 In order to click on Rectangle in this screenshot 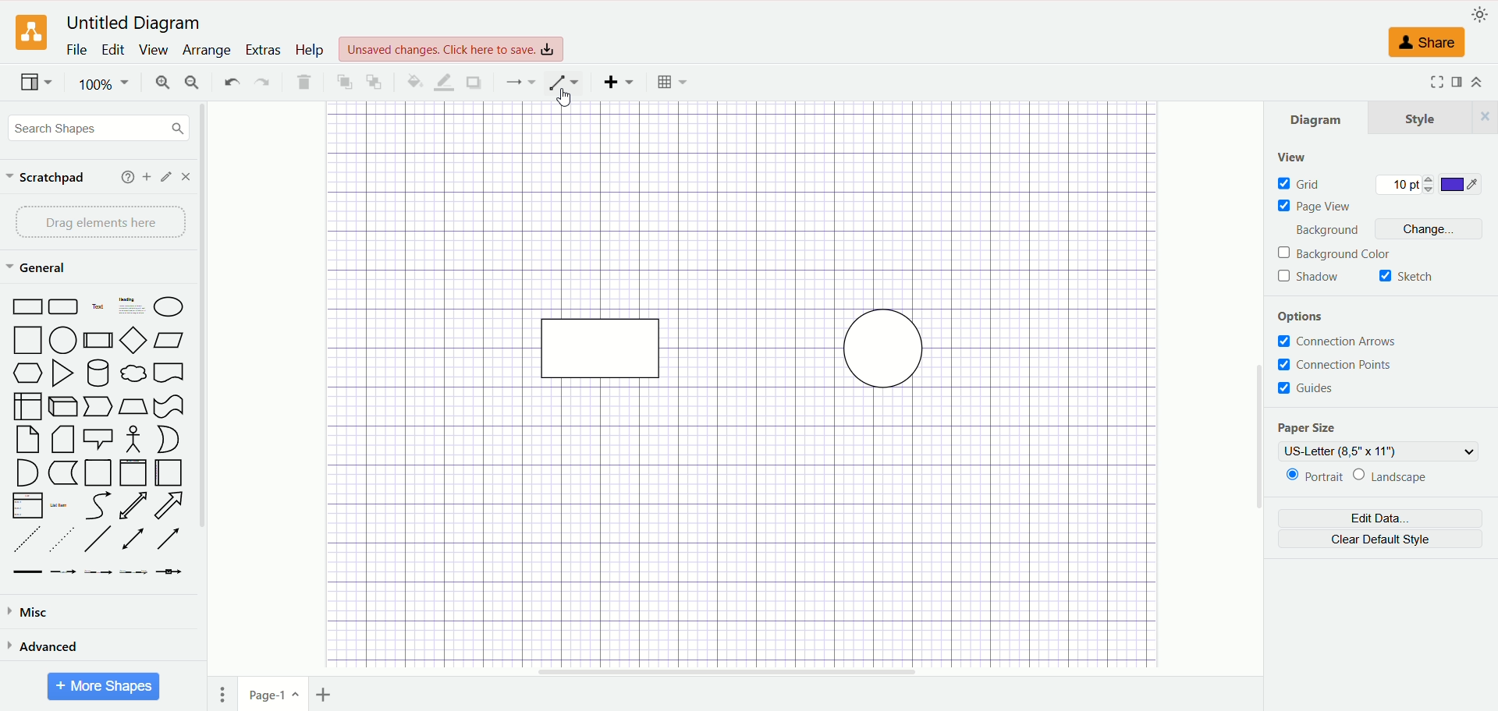, I will do `click(29, 306)`.